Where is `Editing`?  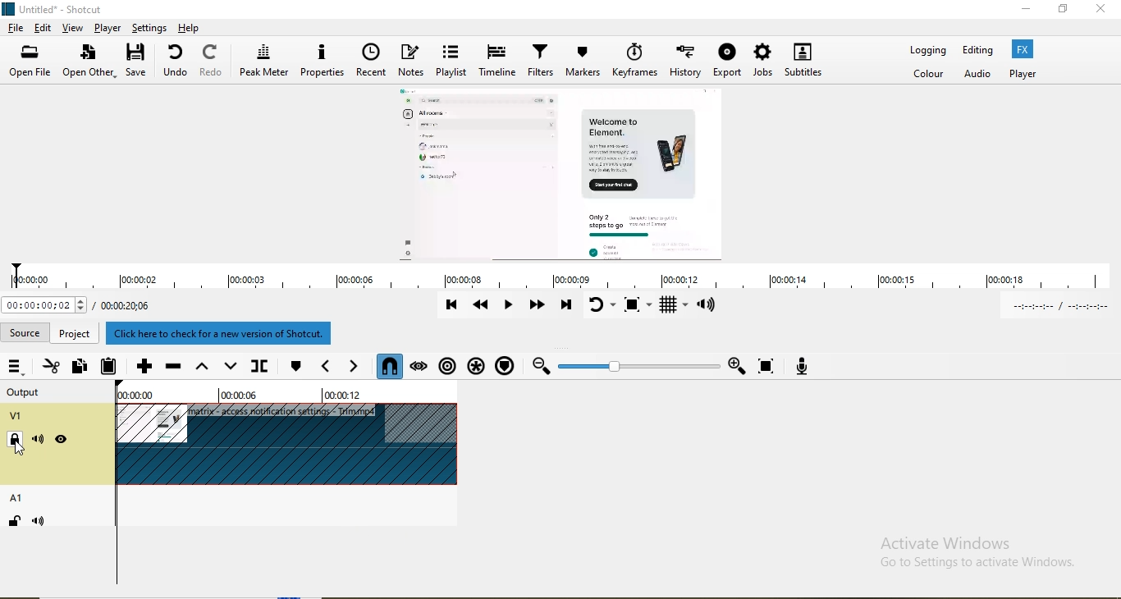
Editing is located at coordinates (981, 50).